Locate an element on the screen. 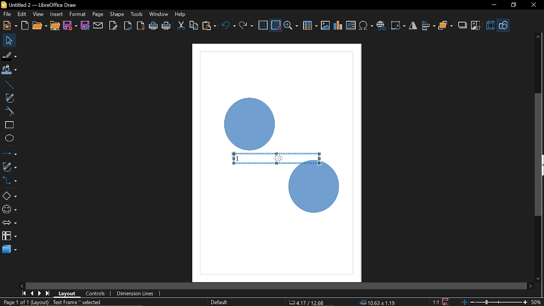 Image resolution: width=544 pixels, height=306 pixels. WIndow is located at coordinates (159, 14).